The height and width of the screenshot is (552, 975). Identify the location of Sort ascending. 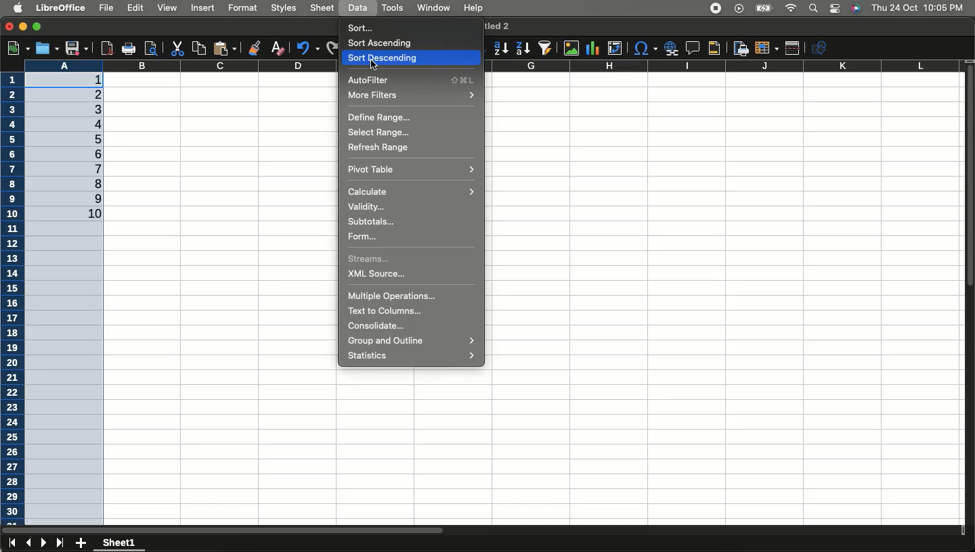
(384, 43).